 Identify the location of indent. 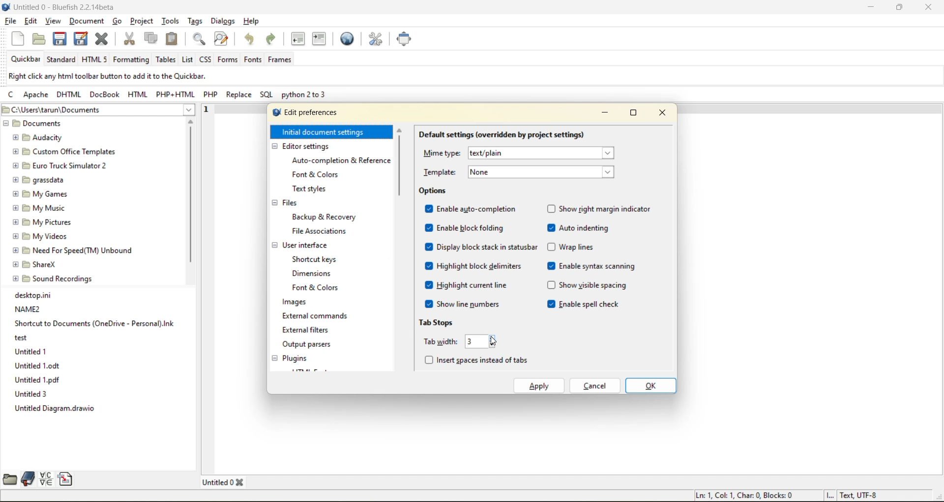
(320, 40).